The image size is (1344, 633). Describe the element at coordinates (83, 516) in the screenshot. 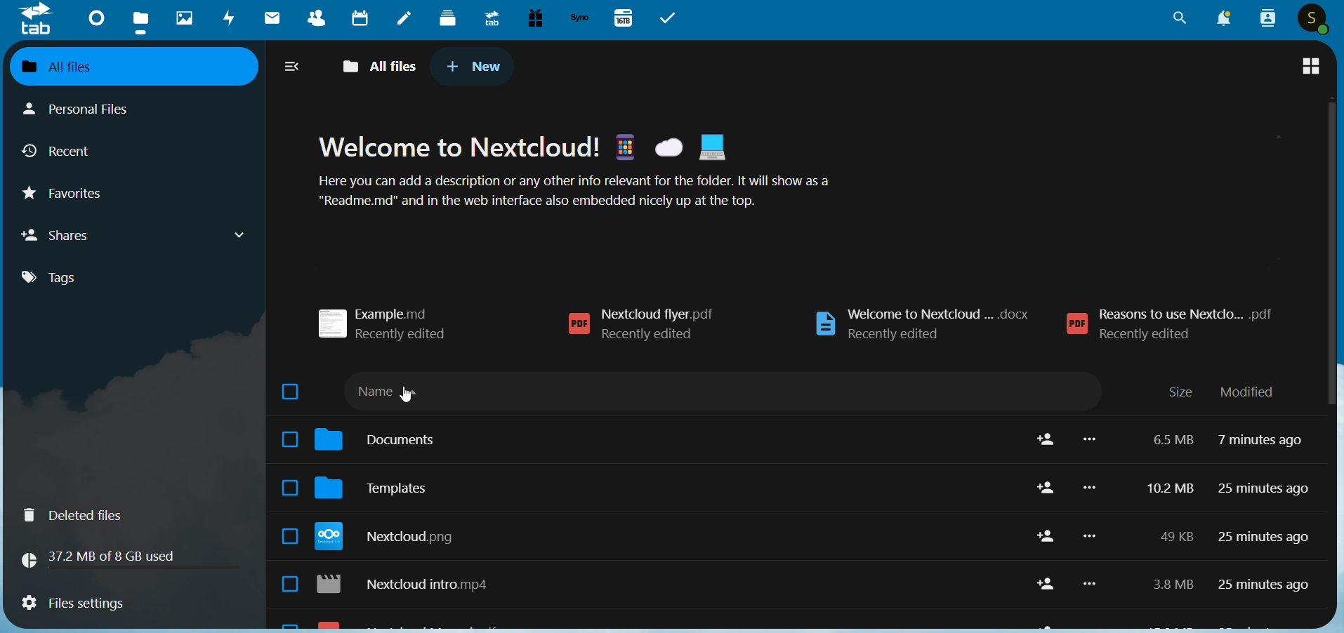

I see `Deleted Files` at that location.